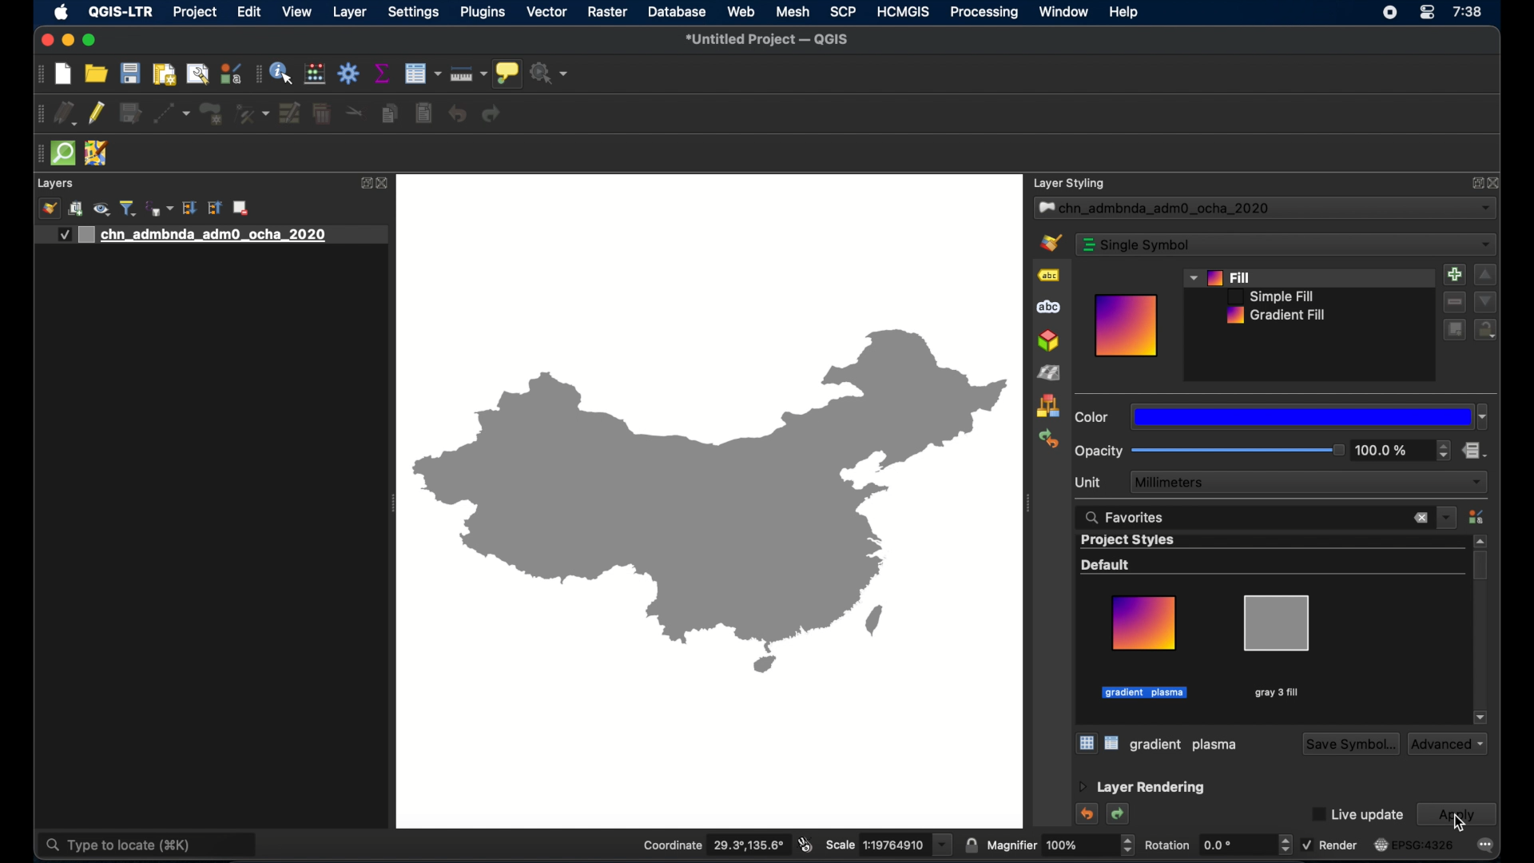  What do you see at coordinates (348, 74) in the screenshot?
I see `toolbox` at bounding box center [348, 74].